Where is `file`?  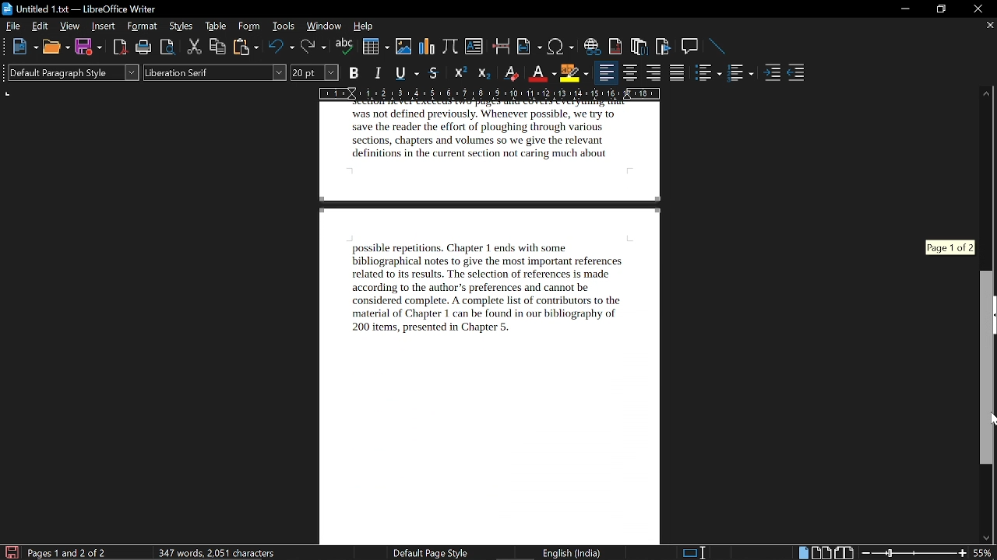 file is located at coordinates (12, 26).